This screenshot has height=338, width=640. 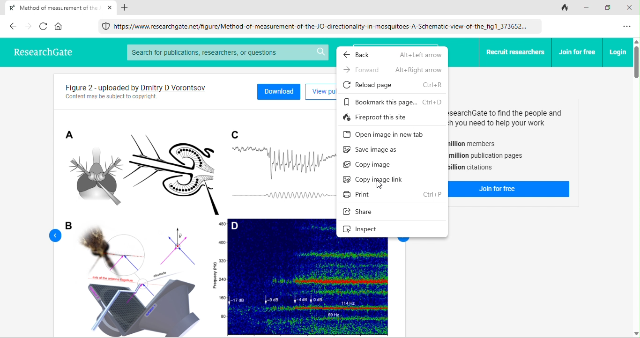 What do you see at coordinates (366, 213) in the screenshot?
I see `share` at bounding box center [366, 213].